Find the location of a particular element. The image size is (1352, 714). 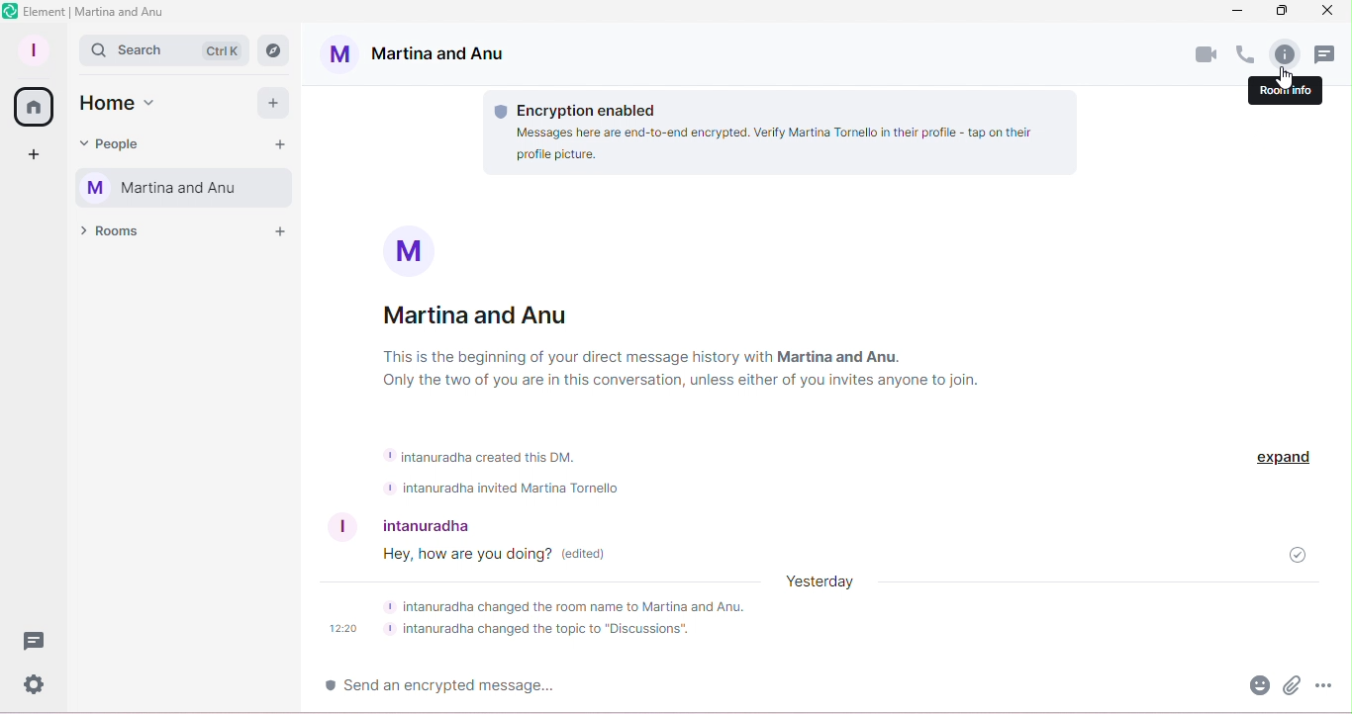

Messeges here are end-to-end encrypted. Verify Martina Tornello in their profile. tap on their profile picture is located at coordinates (791, 154).